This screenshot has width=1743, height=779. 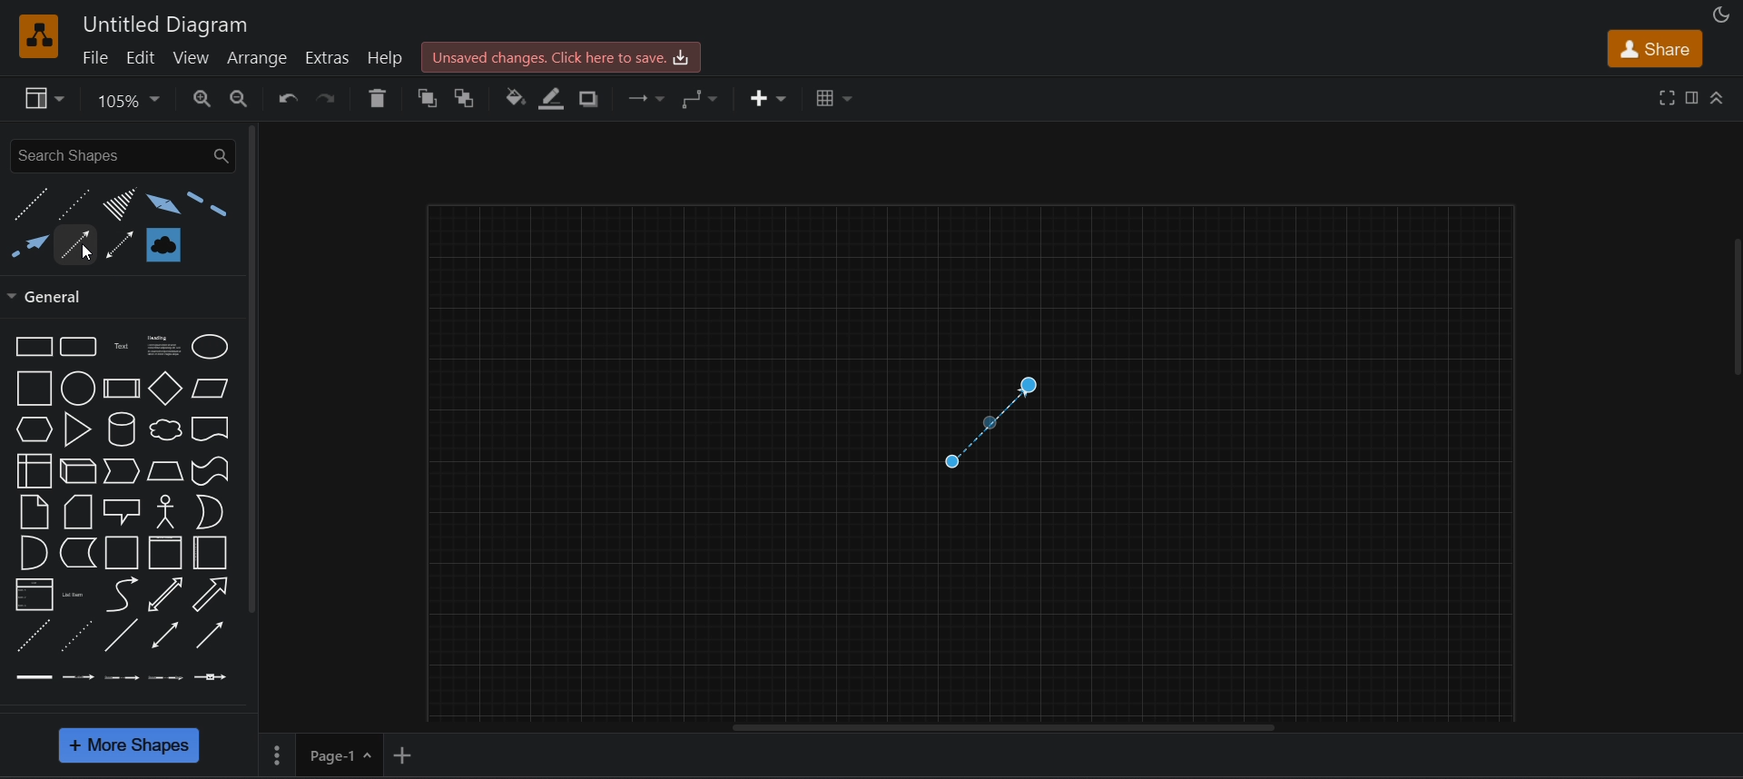 I want to click on link, so click(x=31, y=677).